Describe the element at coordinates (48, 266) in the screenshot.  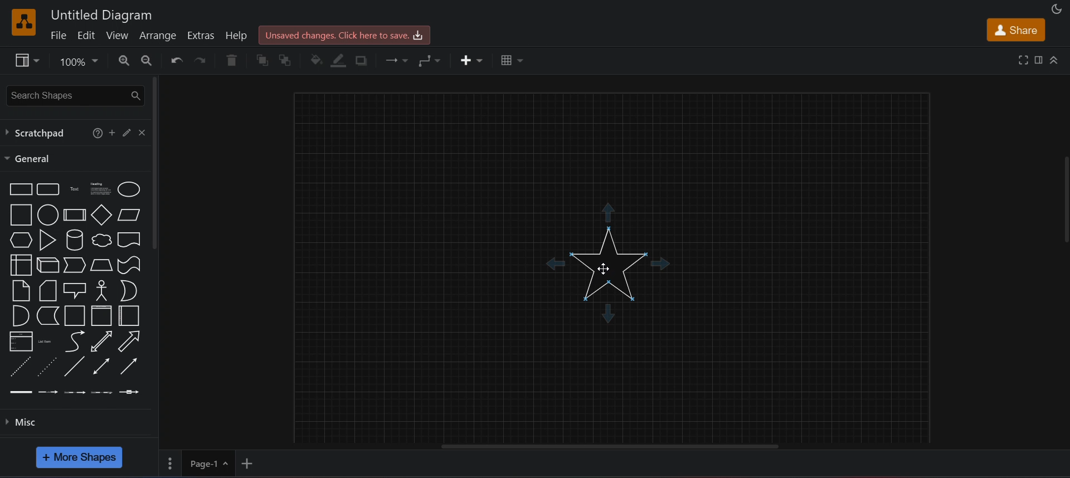
I see `cube` at that location.